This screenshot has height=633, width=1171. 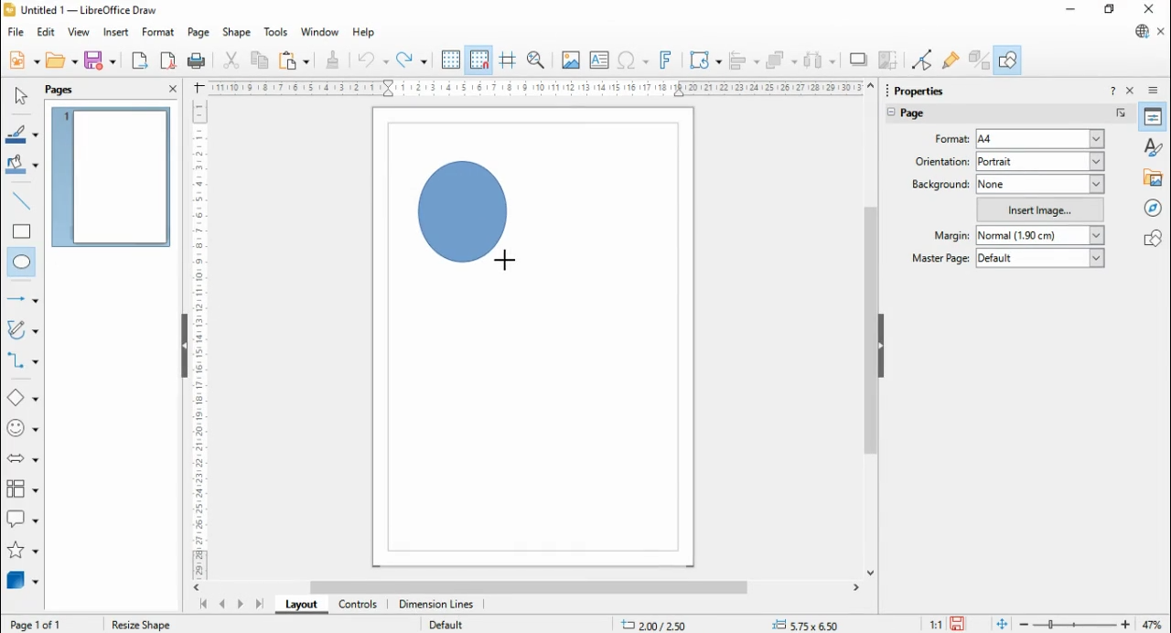 I want to click on line color, so click(x=24, y=134).